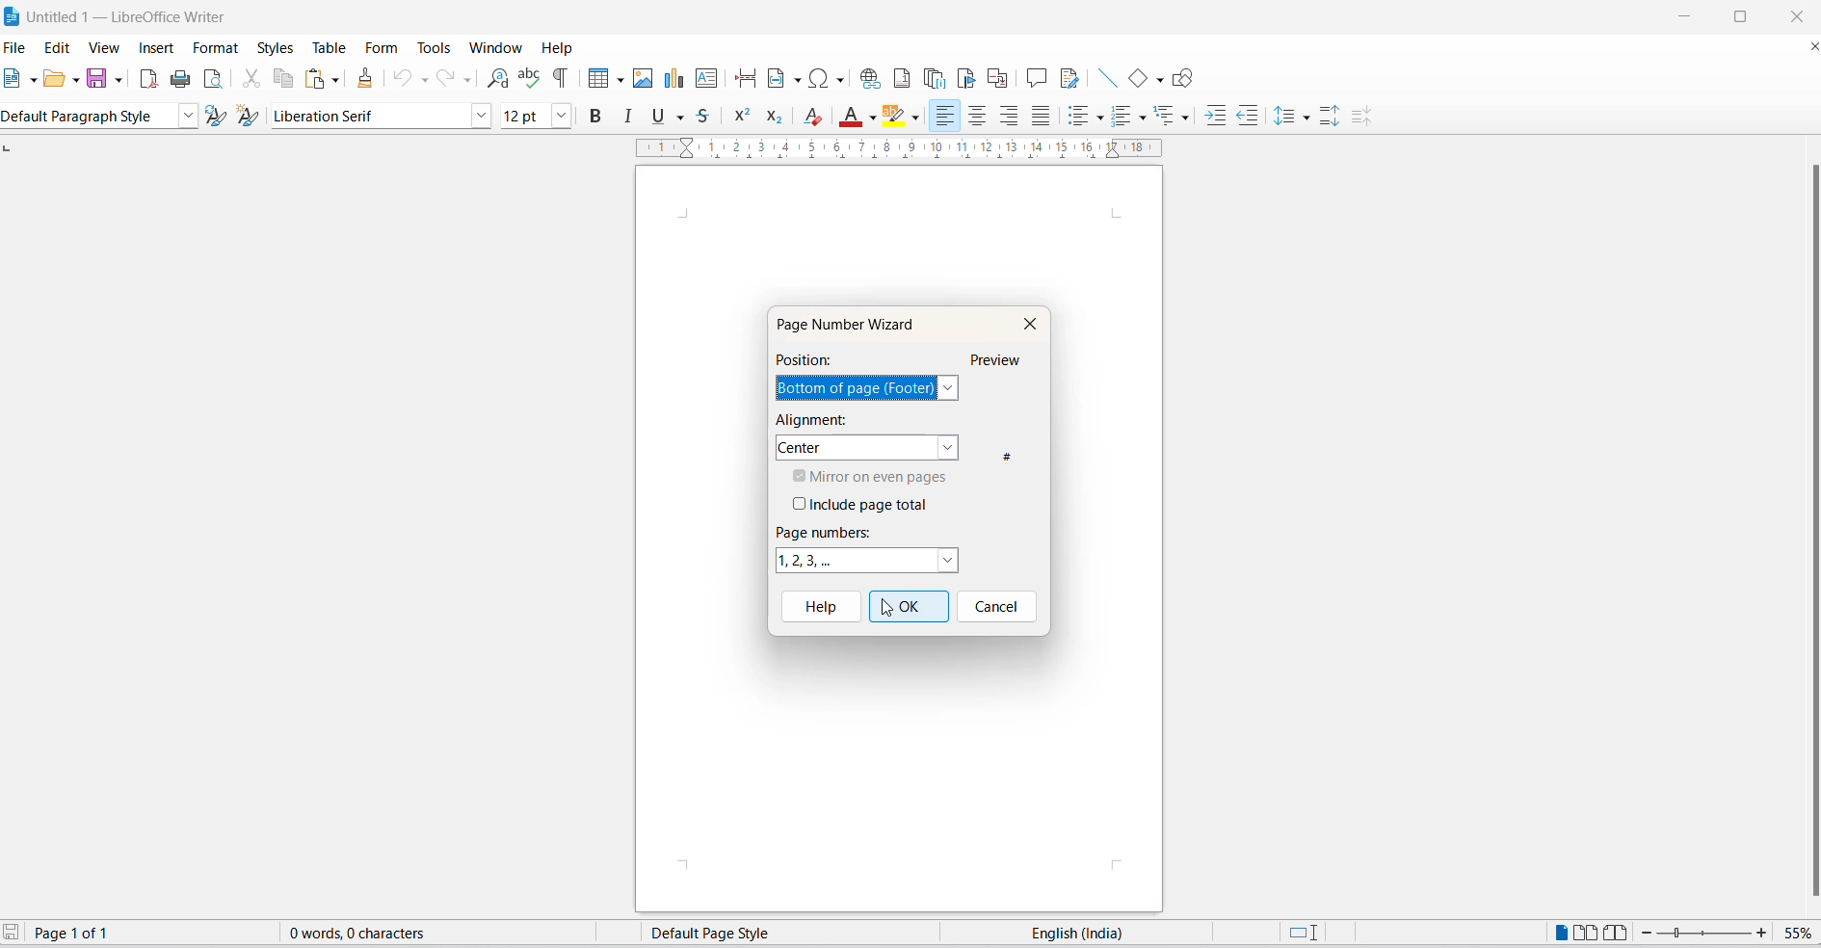  What do you see at coordinates (1286, 117) in the screenshot?
I see `line spacing` at bounding box center [1286, 117].